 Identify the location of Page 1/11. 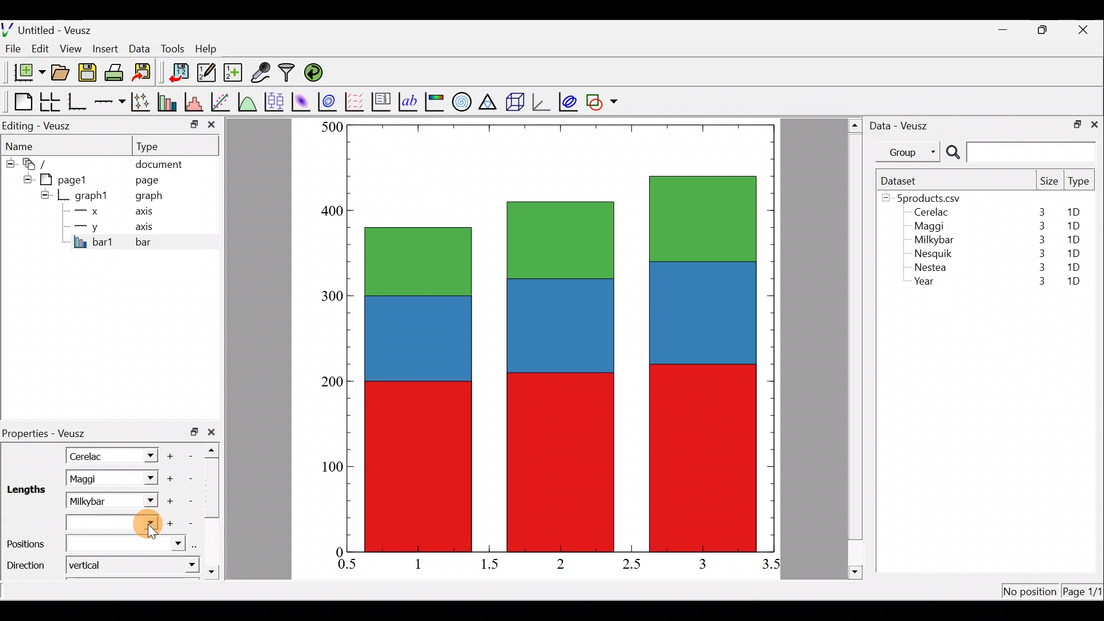
(1084, 593).